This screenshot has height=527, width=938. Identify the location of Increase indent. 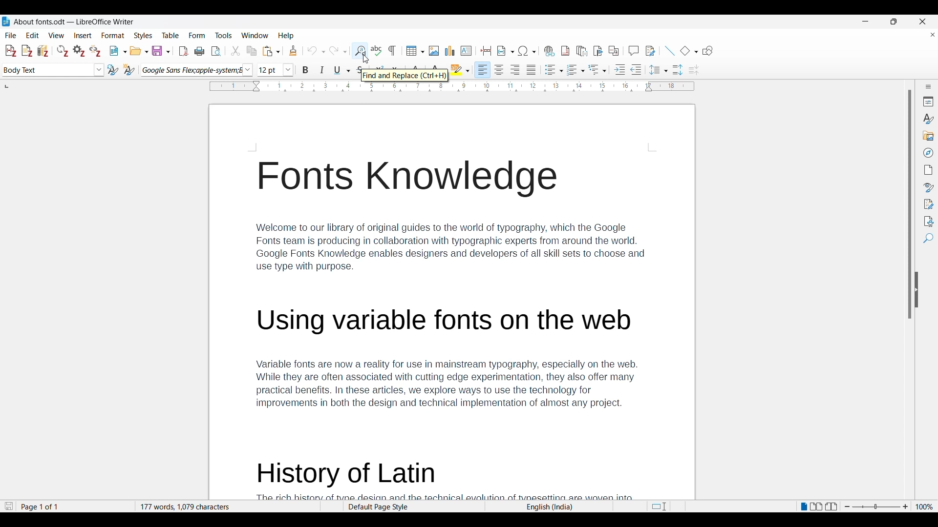
(620, 69).